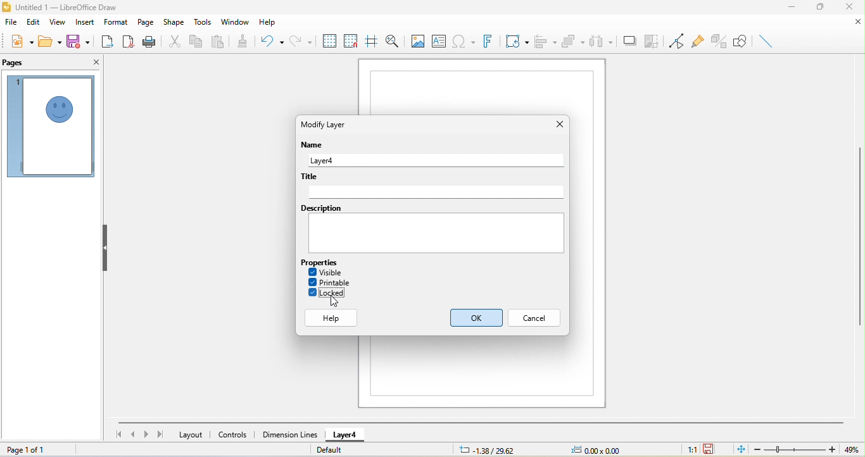  I want to click on snap to grids, so click(352, 43).